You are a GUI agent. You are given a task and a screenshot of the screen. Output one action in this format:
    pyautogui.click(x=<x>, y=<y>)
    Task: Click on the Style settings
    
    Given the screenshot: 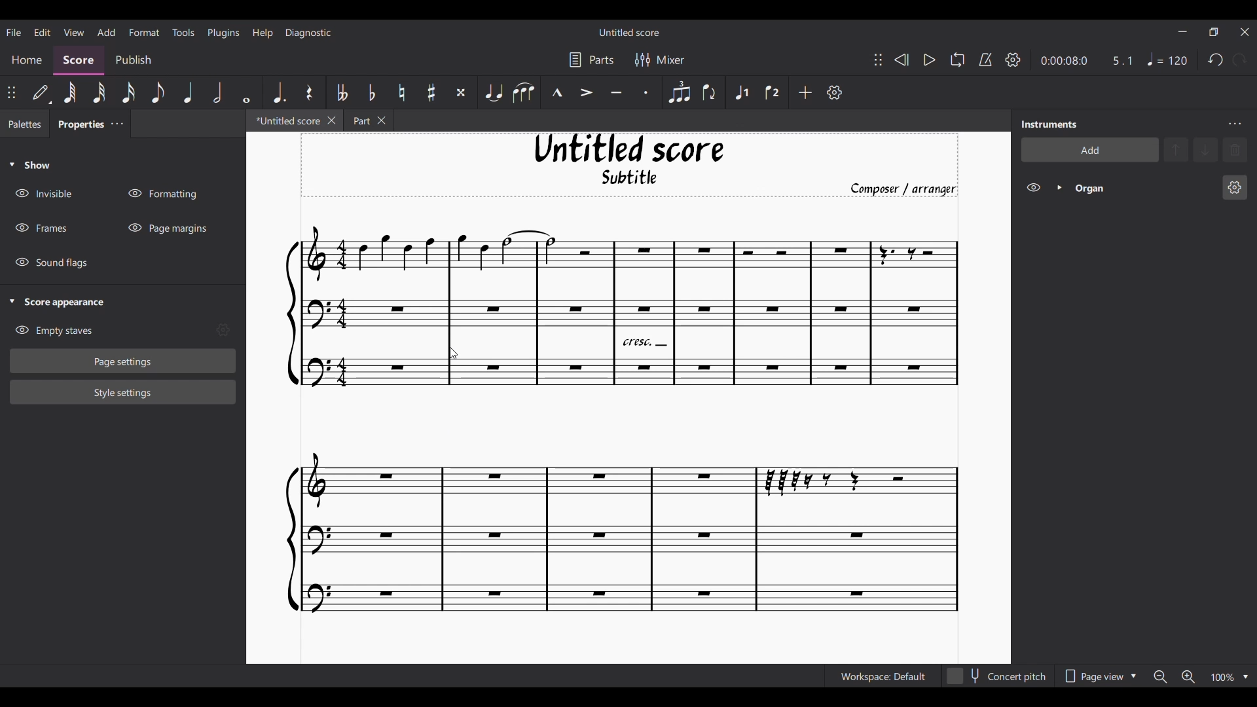 What is the action you would take?
    pyautogui.click(x=122, y=391)
    